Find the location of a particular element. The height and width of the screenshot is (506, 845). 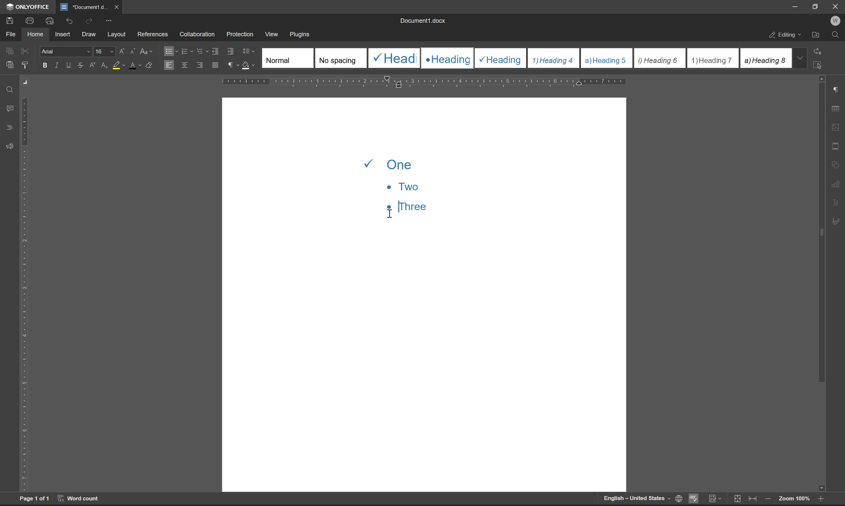

ruler is located at coordinates (425, 82).